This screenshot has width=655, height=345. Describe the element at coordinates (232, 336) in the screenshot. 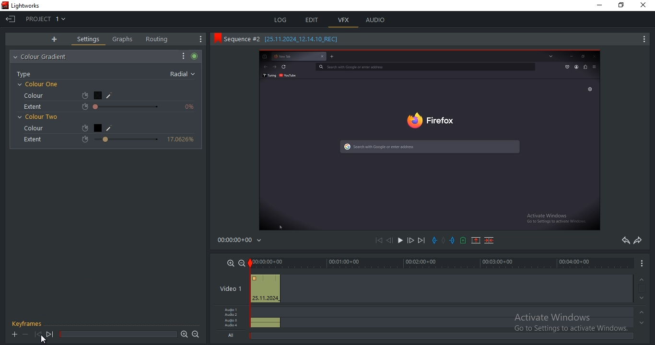

I see `All` at that location.